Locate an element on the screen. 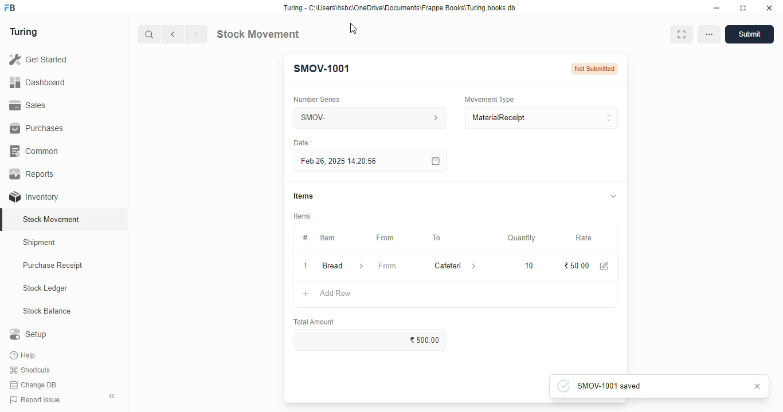 The height and width of the screenshot is (412, 783). total amount is located at coordinates (315, 322).